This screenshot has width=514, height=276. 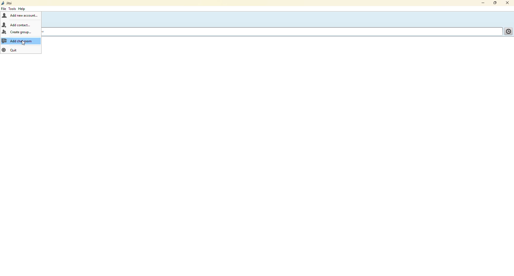 I want to click on close, so click(x=508, y=3).